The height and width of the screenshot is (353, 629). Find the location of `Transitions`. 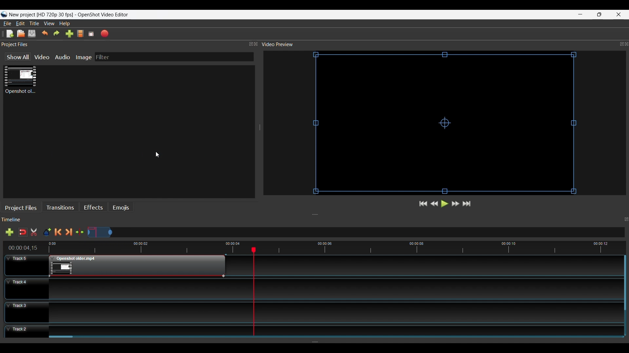

Transitions is located at coordinates (62, 207).